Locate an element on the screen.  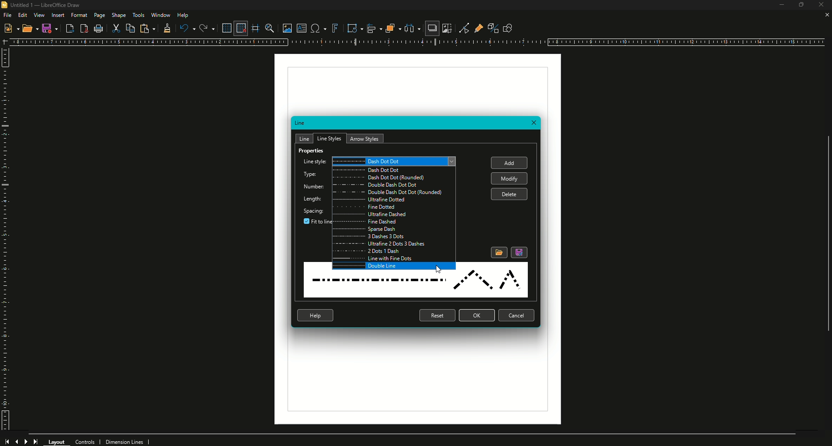
Arrow Styles is located at coordinates (366, 139).